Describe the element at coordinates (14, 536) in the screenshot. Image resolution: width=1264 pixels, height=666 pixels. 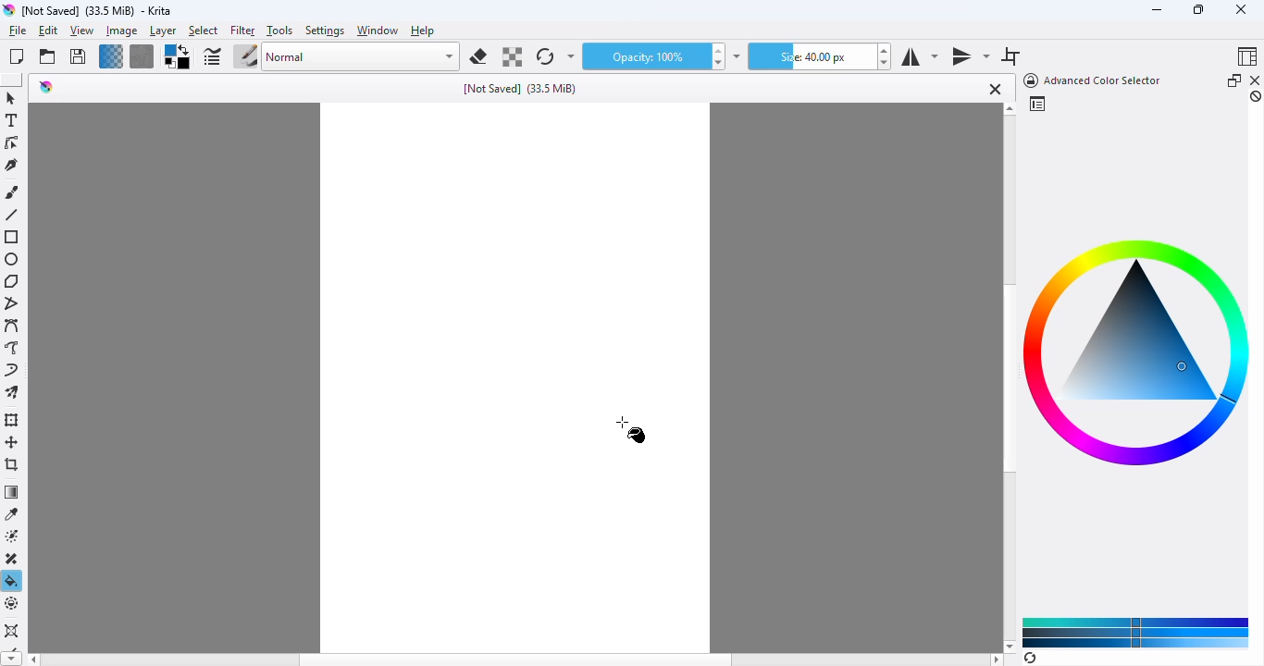
I see `colorize mask tool` at that location.